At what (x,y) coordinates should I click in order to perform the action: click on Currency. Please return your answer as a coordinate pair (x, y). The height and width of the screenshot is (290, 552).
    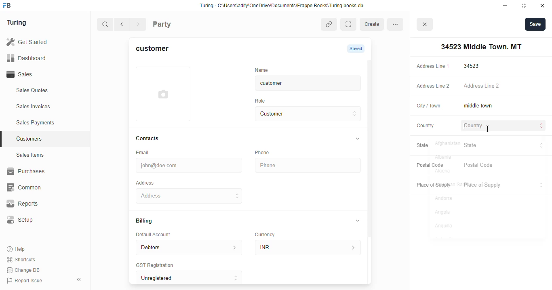
    Looking at the image, I should click on (268, 233).